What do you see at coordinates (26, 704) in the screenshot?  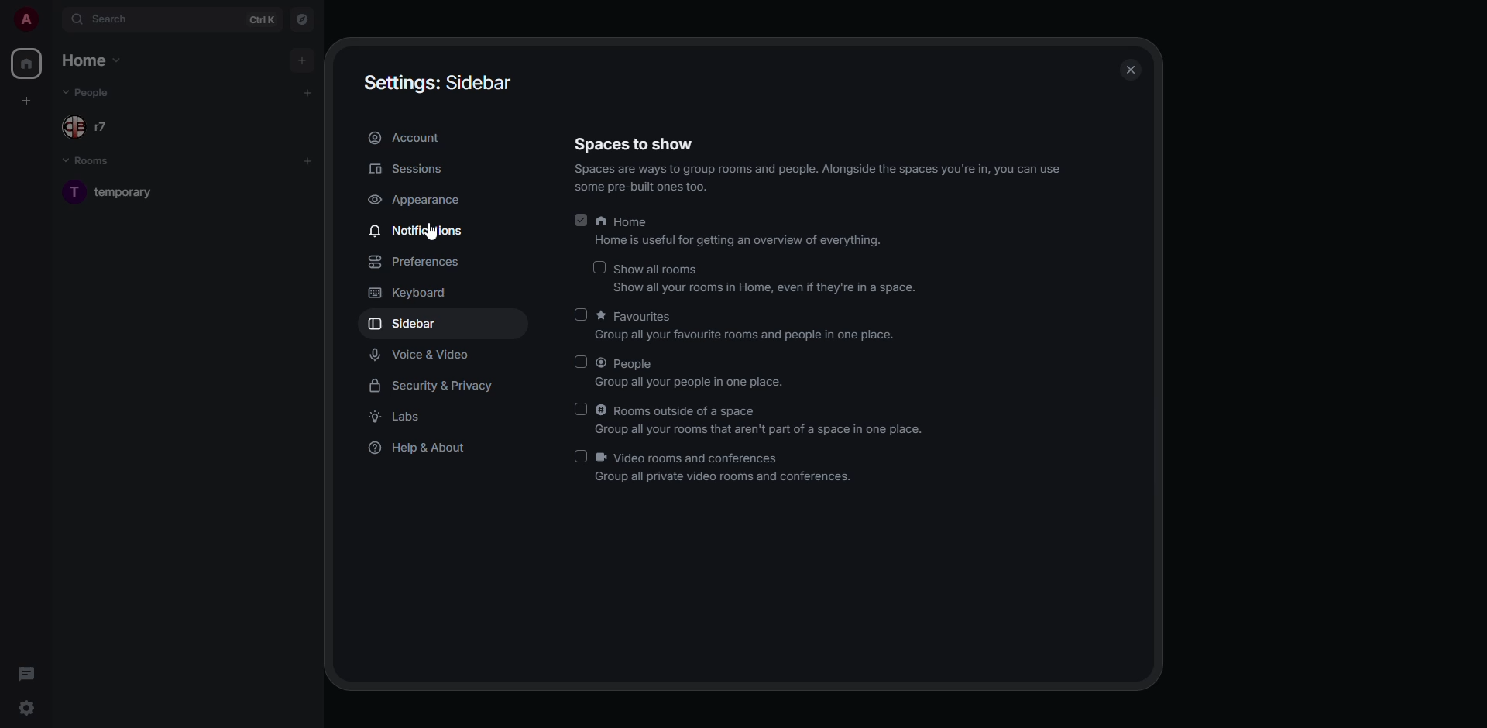 I see `quick settings` at bounding box center [26, 704].